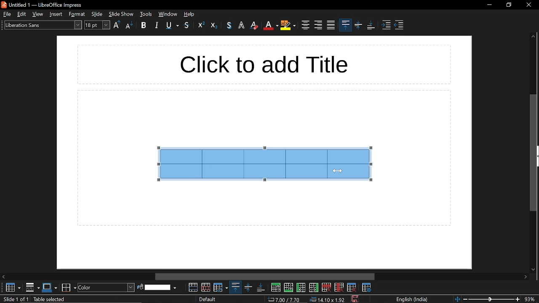  What do you see at coordinates (43, 5) in the screenshot?
I see `untitled 1 - libreoffice impress` at bounding box center [43, 5].